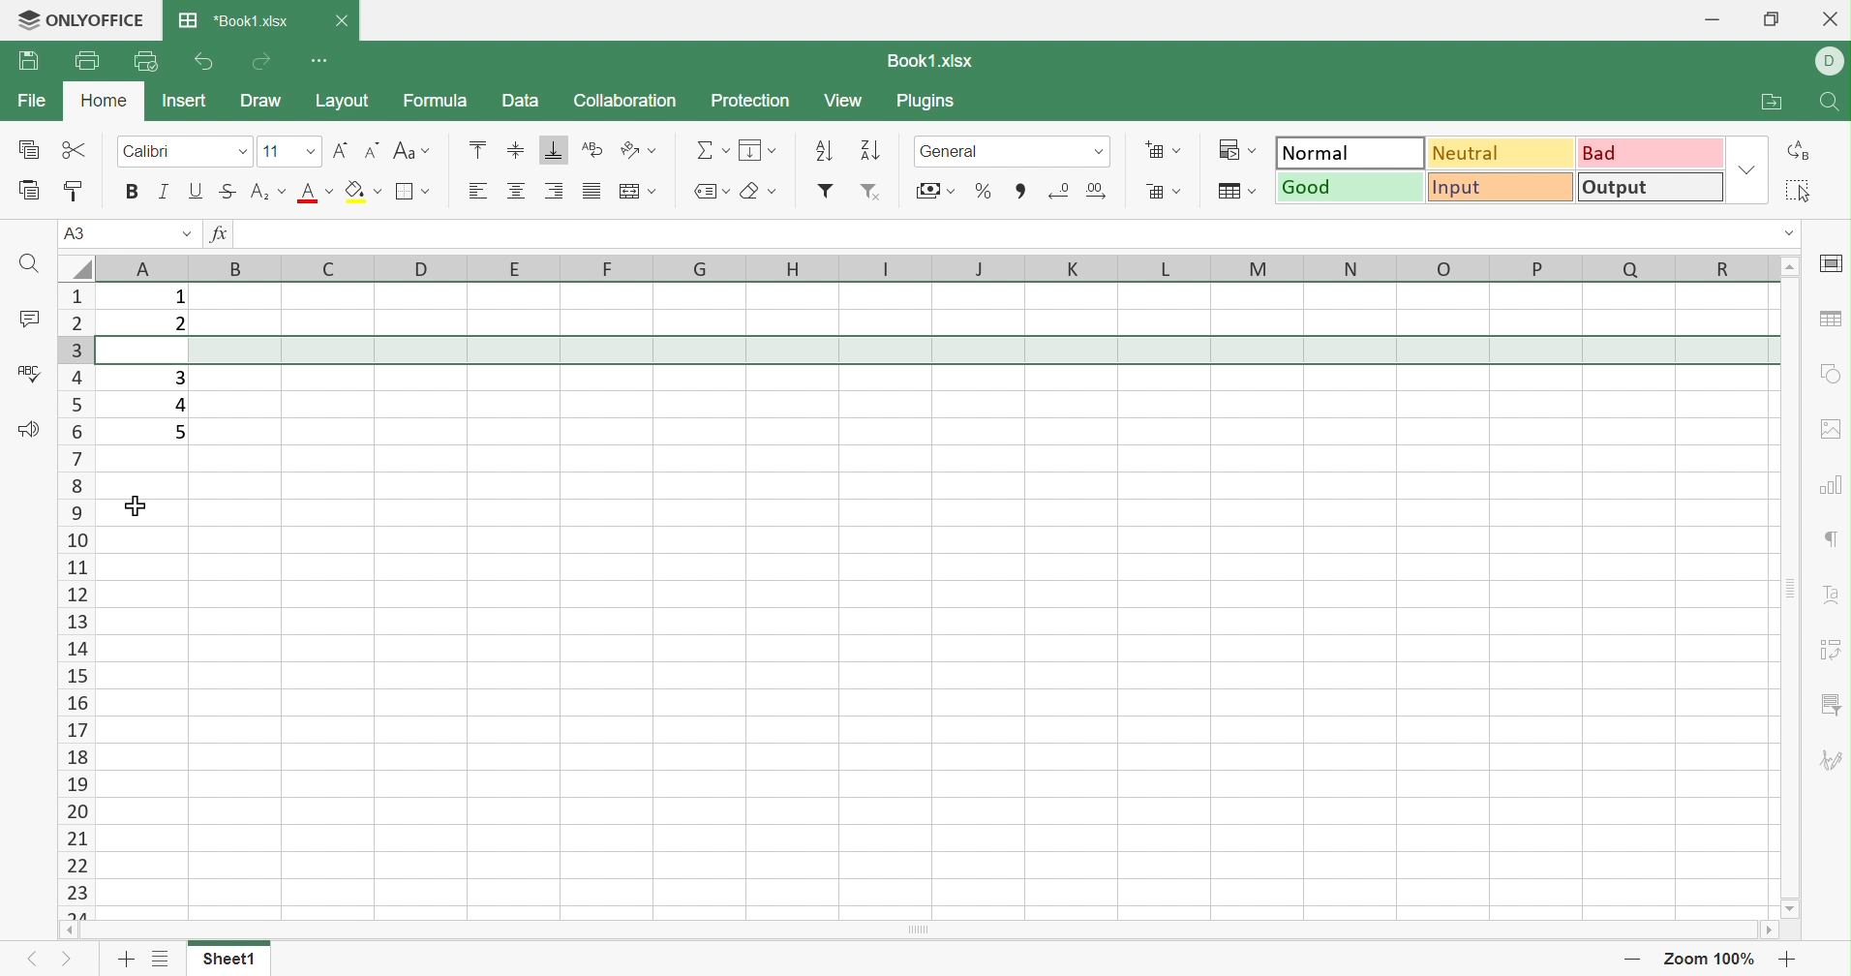  I want to click on Slide settings, so click(1828, 265).